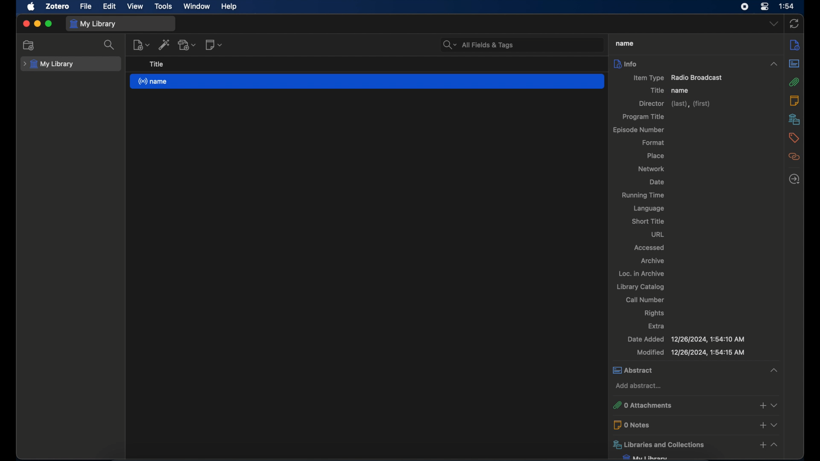  What do you see at coordinates (795, 23) in the screenshot?
I see `sync` at bounding box center [795, 23].